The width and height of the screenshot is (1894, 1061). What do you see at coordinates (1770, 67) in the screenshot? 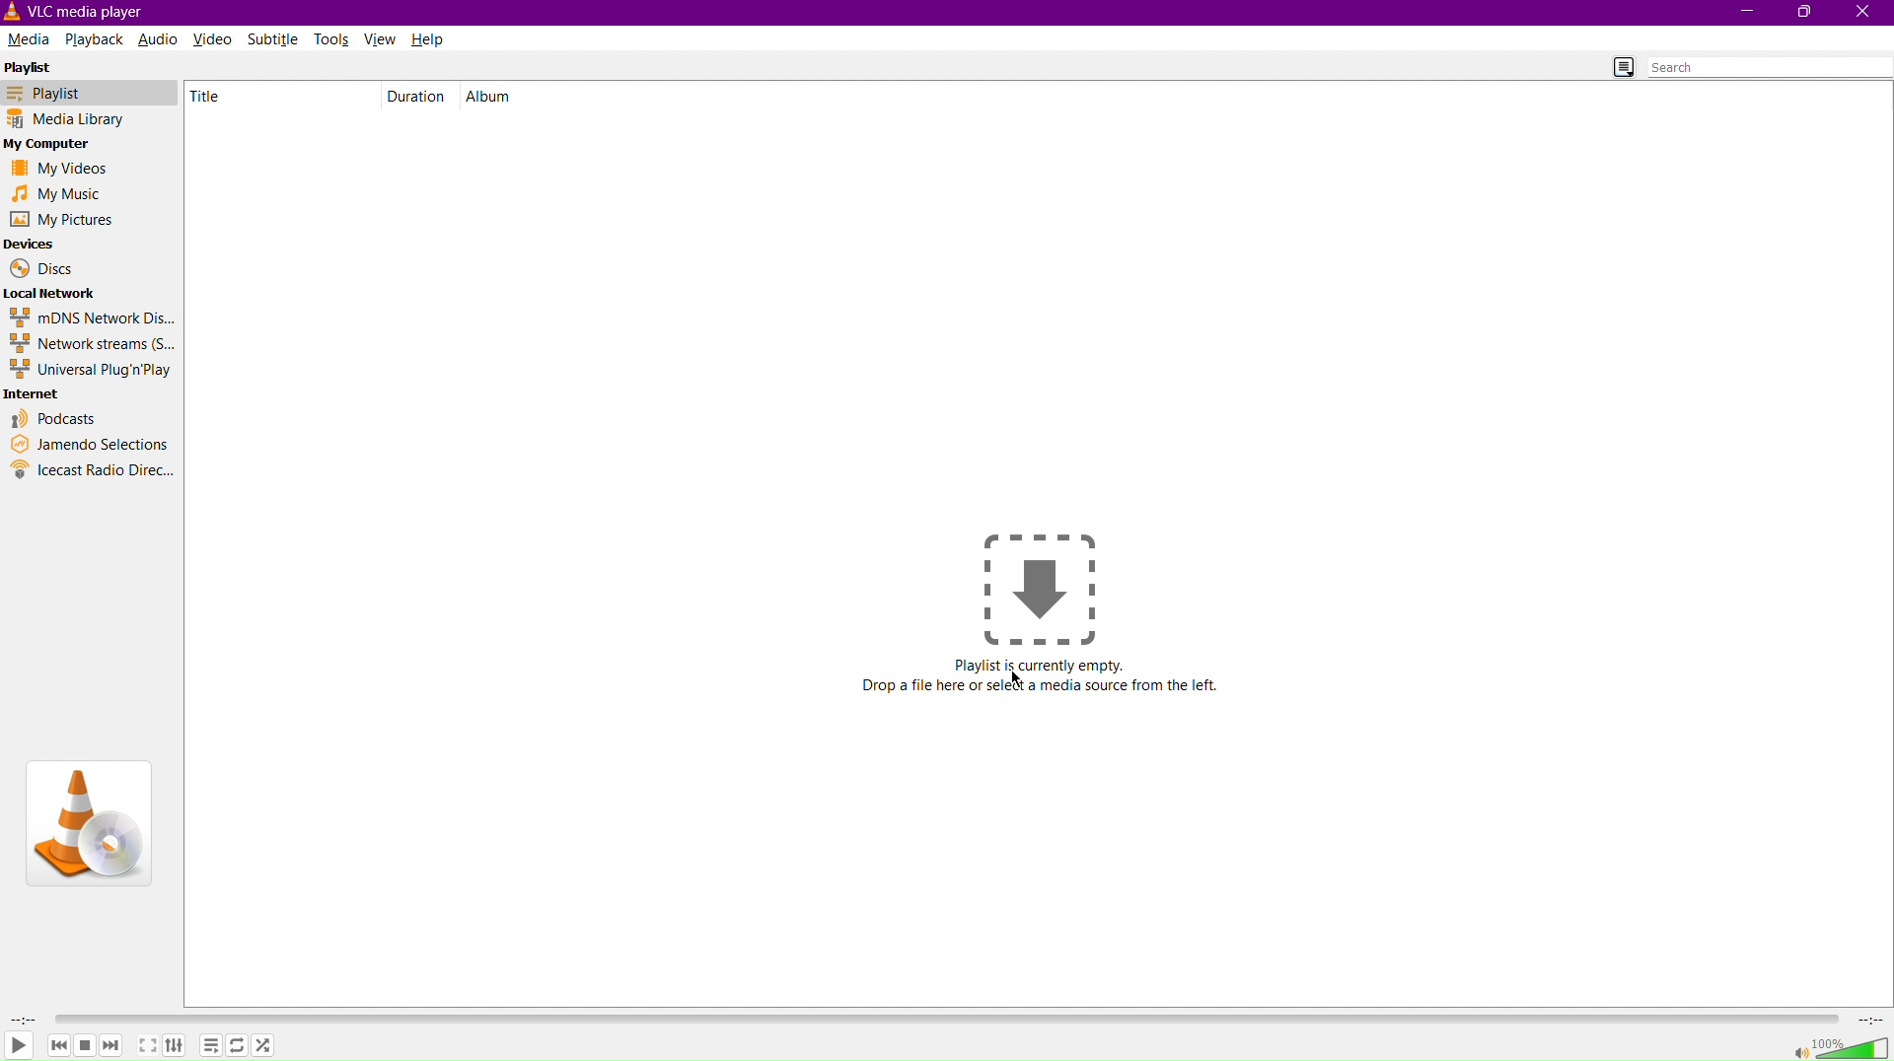
I see `Search bar` at bounding box center [1770, 67].